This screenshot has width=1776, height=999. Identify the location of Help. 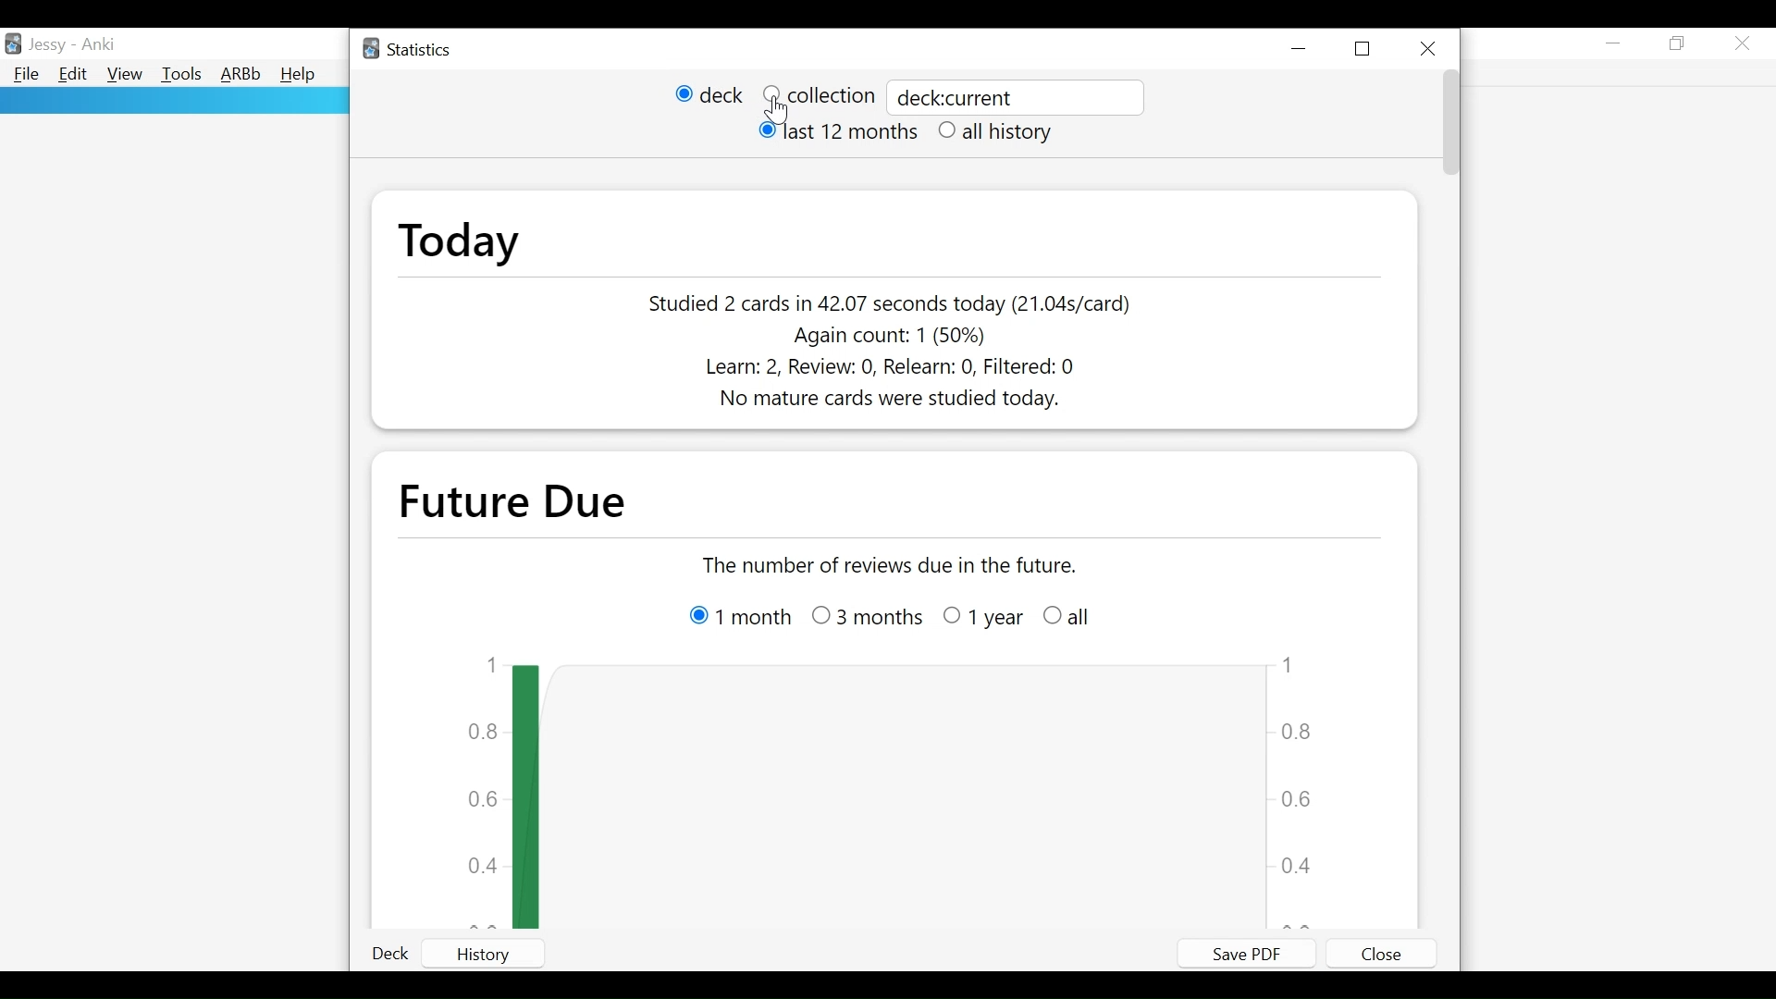
(302, 75).